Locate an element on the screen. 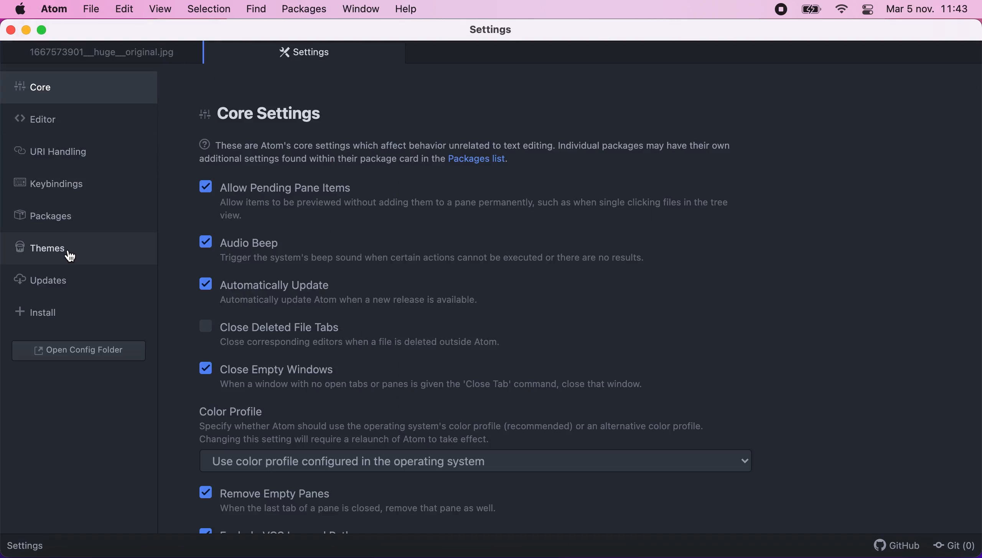  git(0) is located at coordinates (953, 547).